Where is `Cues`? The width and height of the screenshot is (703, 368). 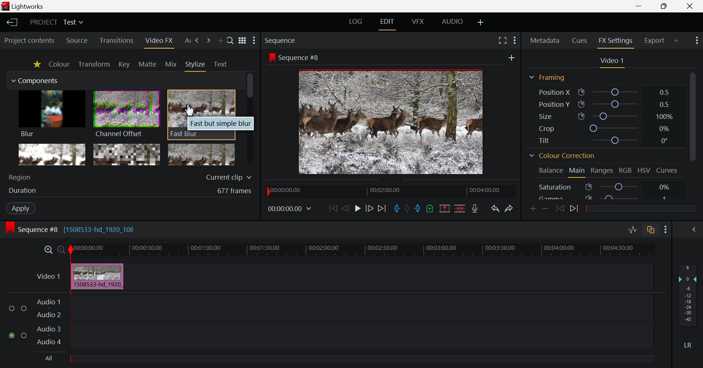
Cues is located at coordinates (579, 41).